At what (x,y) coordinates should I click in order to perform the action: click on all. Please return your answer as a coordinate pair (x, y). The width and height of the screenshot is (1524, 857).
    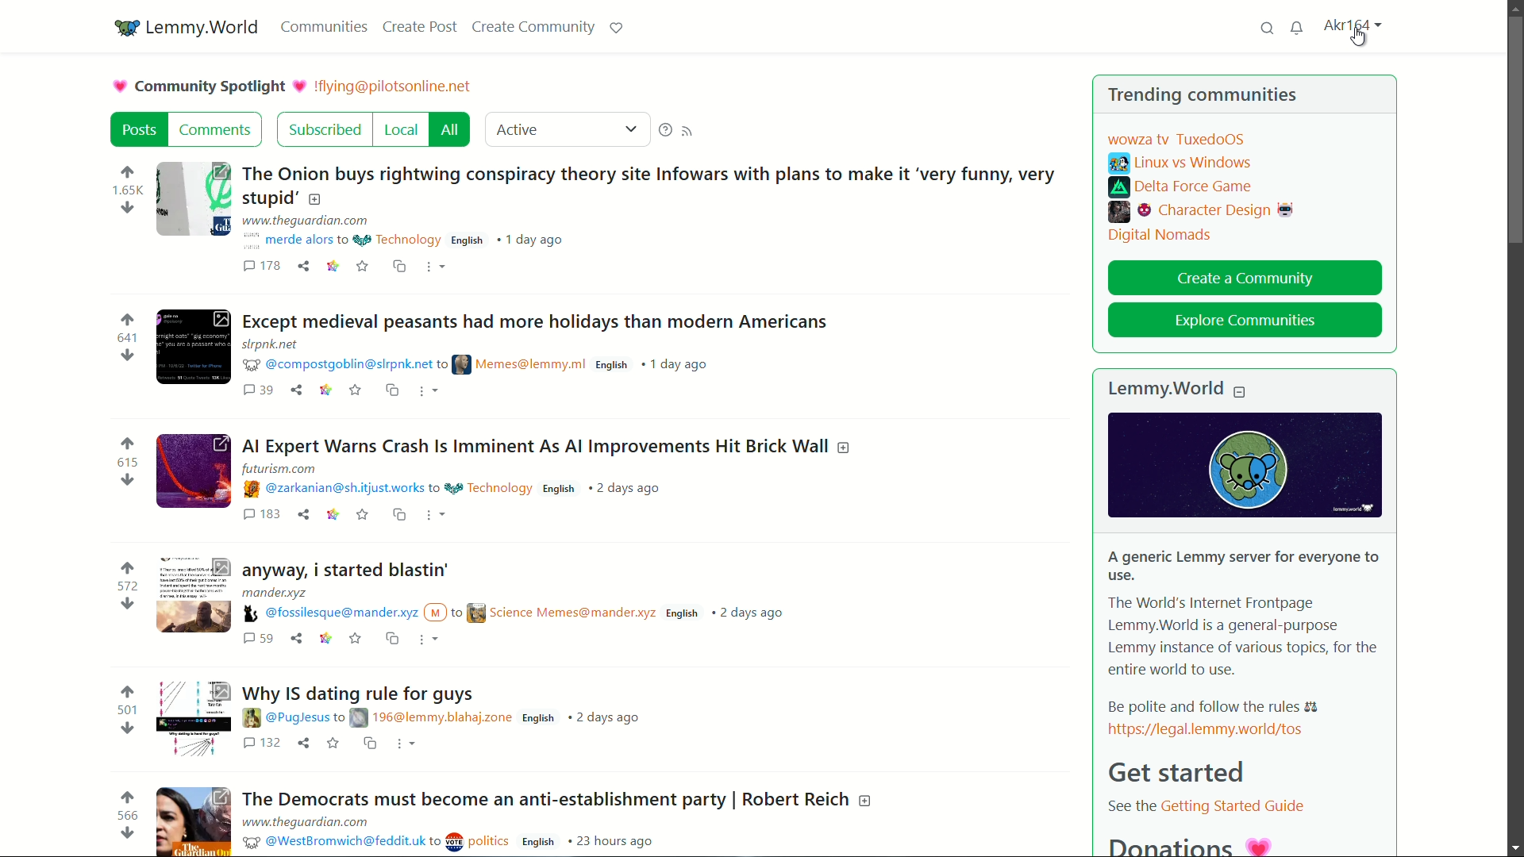
    Looking at the image, I should click on (453, 130).